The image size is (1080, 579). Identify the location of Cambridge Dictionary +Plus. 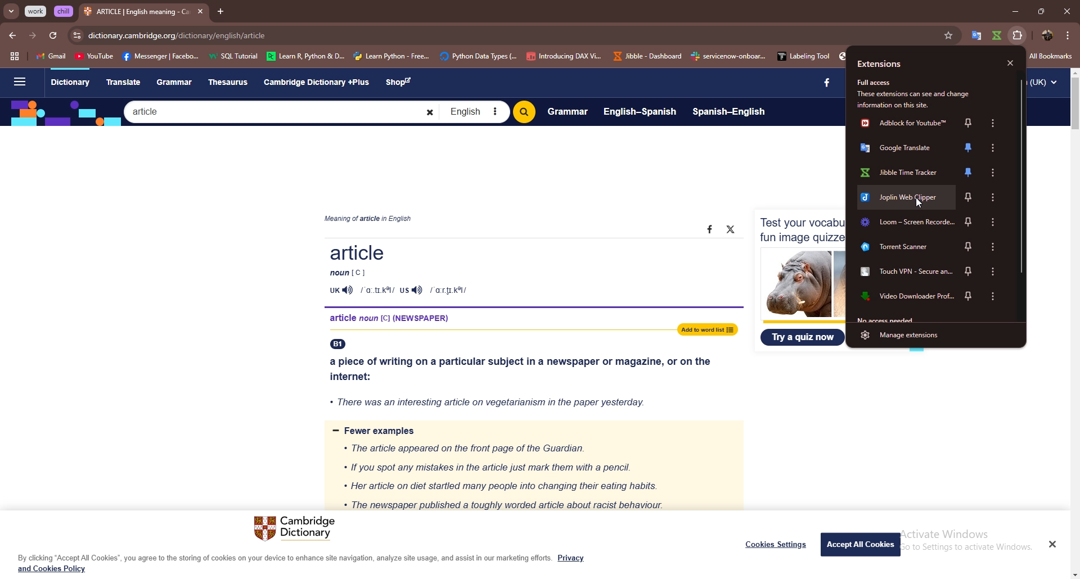
(318, 82).